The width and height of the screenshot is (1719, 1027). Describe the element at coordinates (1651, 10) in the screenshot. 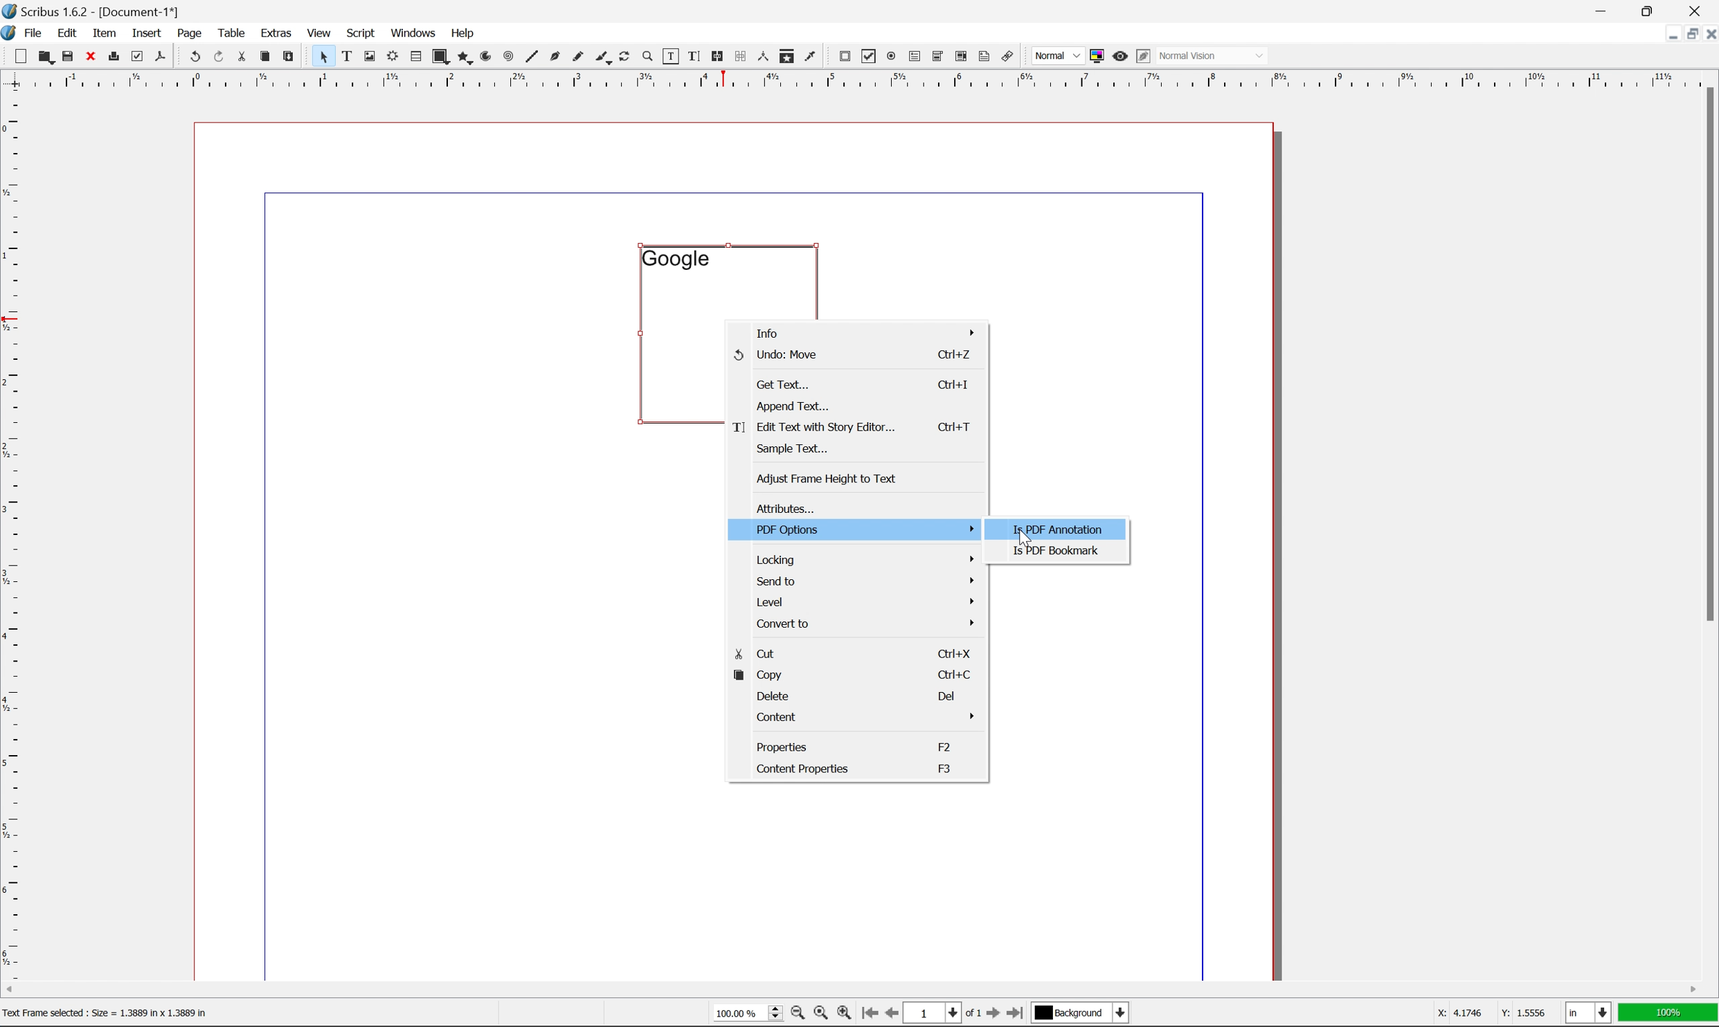

I see `restore down` at that location.